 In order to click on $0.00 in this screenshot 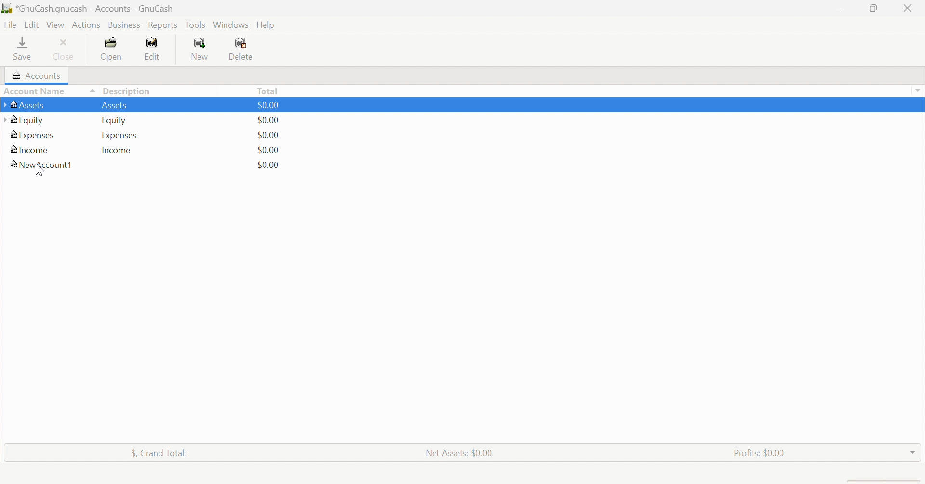, I will do `click(267, 165)`.